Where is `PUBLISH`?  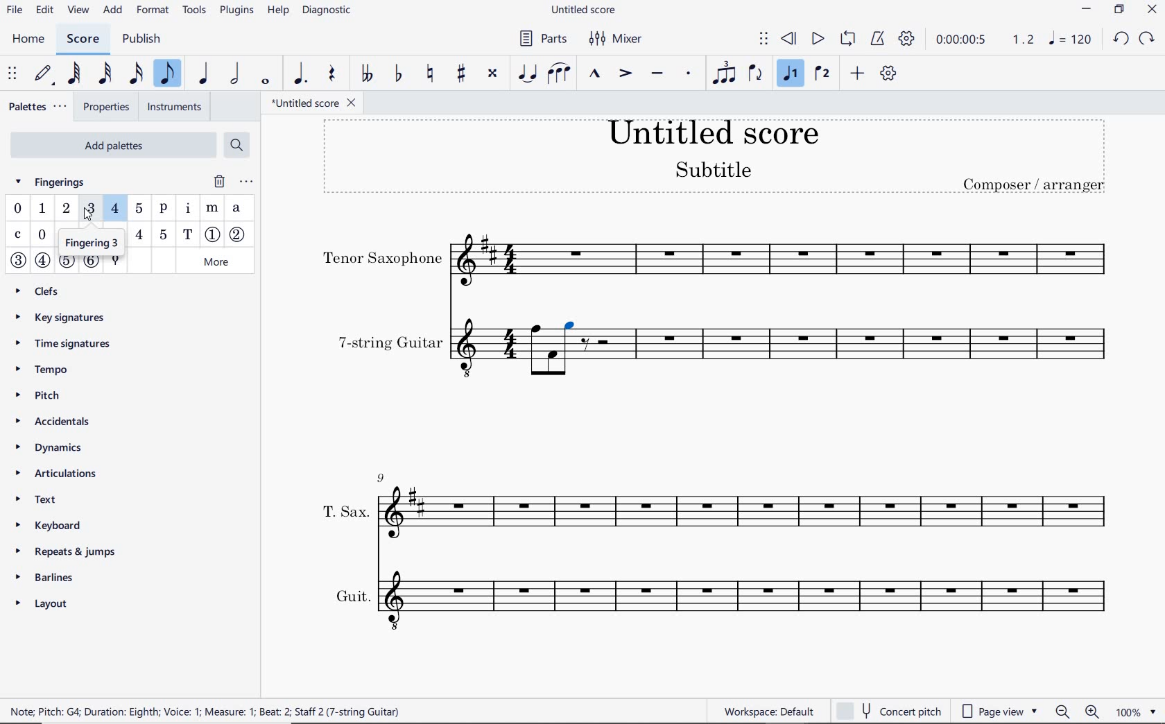
PUBLISH is located at coordinates (146, 40).